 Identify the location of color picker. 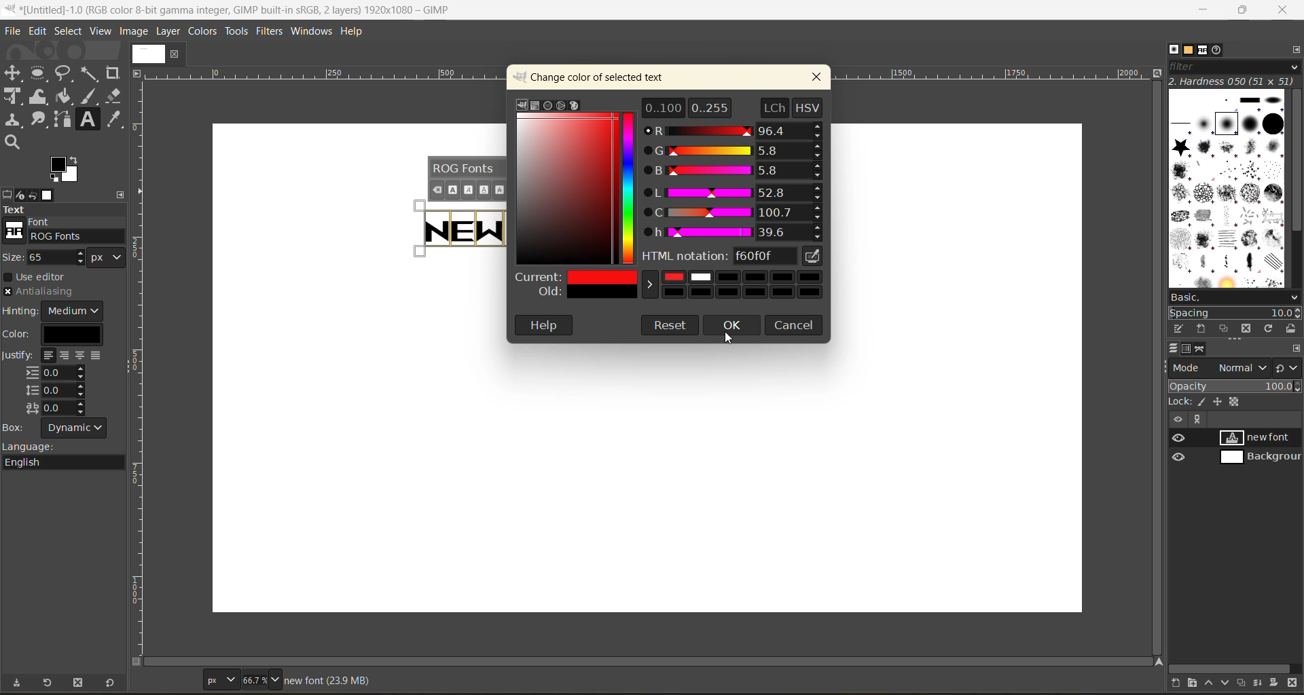
(630, 189).